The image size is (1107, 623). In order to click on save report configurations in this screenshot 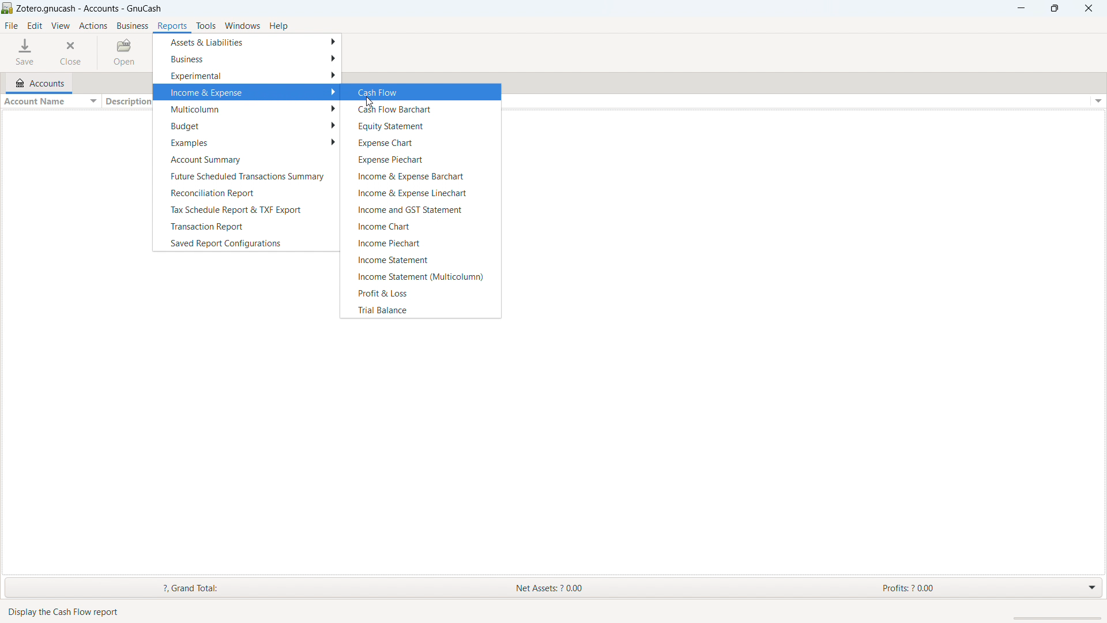, I will do `click(245, 242)`.